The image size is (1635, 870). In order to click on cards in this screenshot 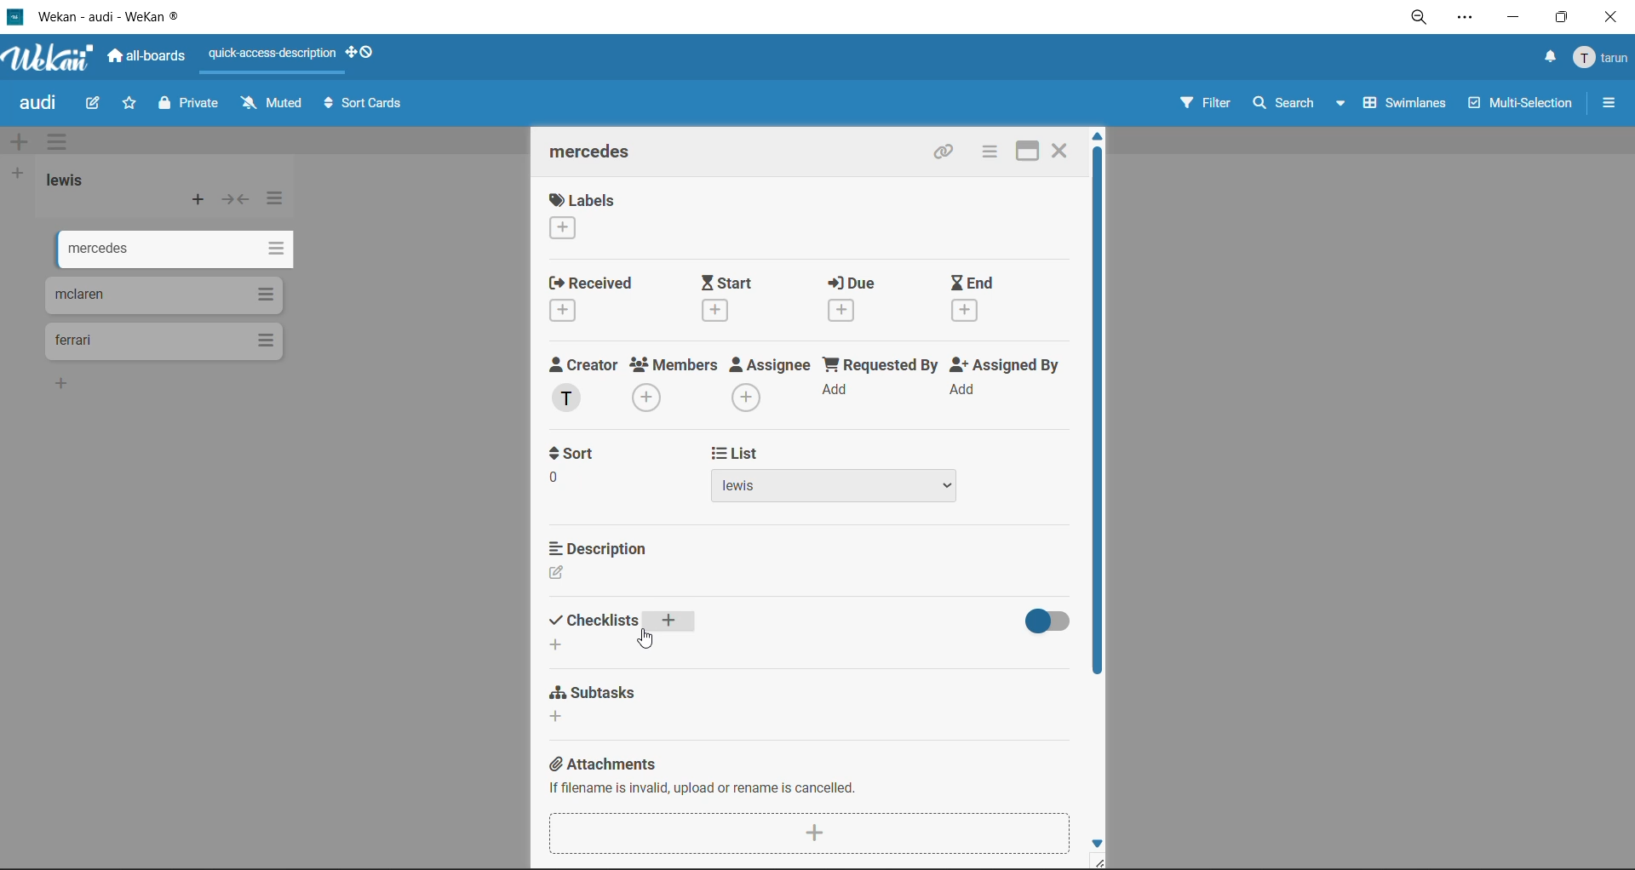, I will do `click(163, 295)`.